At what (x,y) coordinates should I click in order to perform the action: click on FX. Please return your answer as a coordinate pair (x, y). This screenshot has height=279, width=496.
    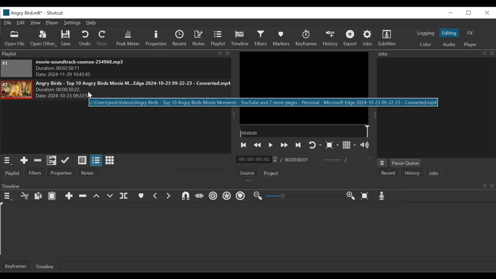
    Looking at the image, I should click on (471, 34).